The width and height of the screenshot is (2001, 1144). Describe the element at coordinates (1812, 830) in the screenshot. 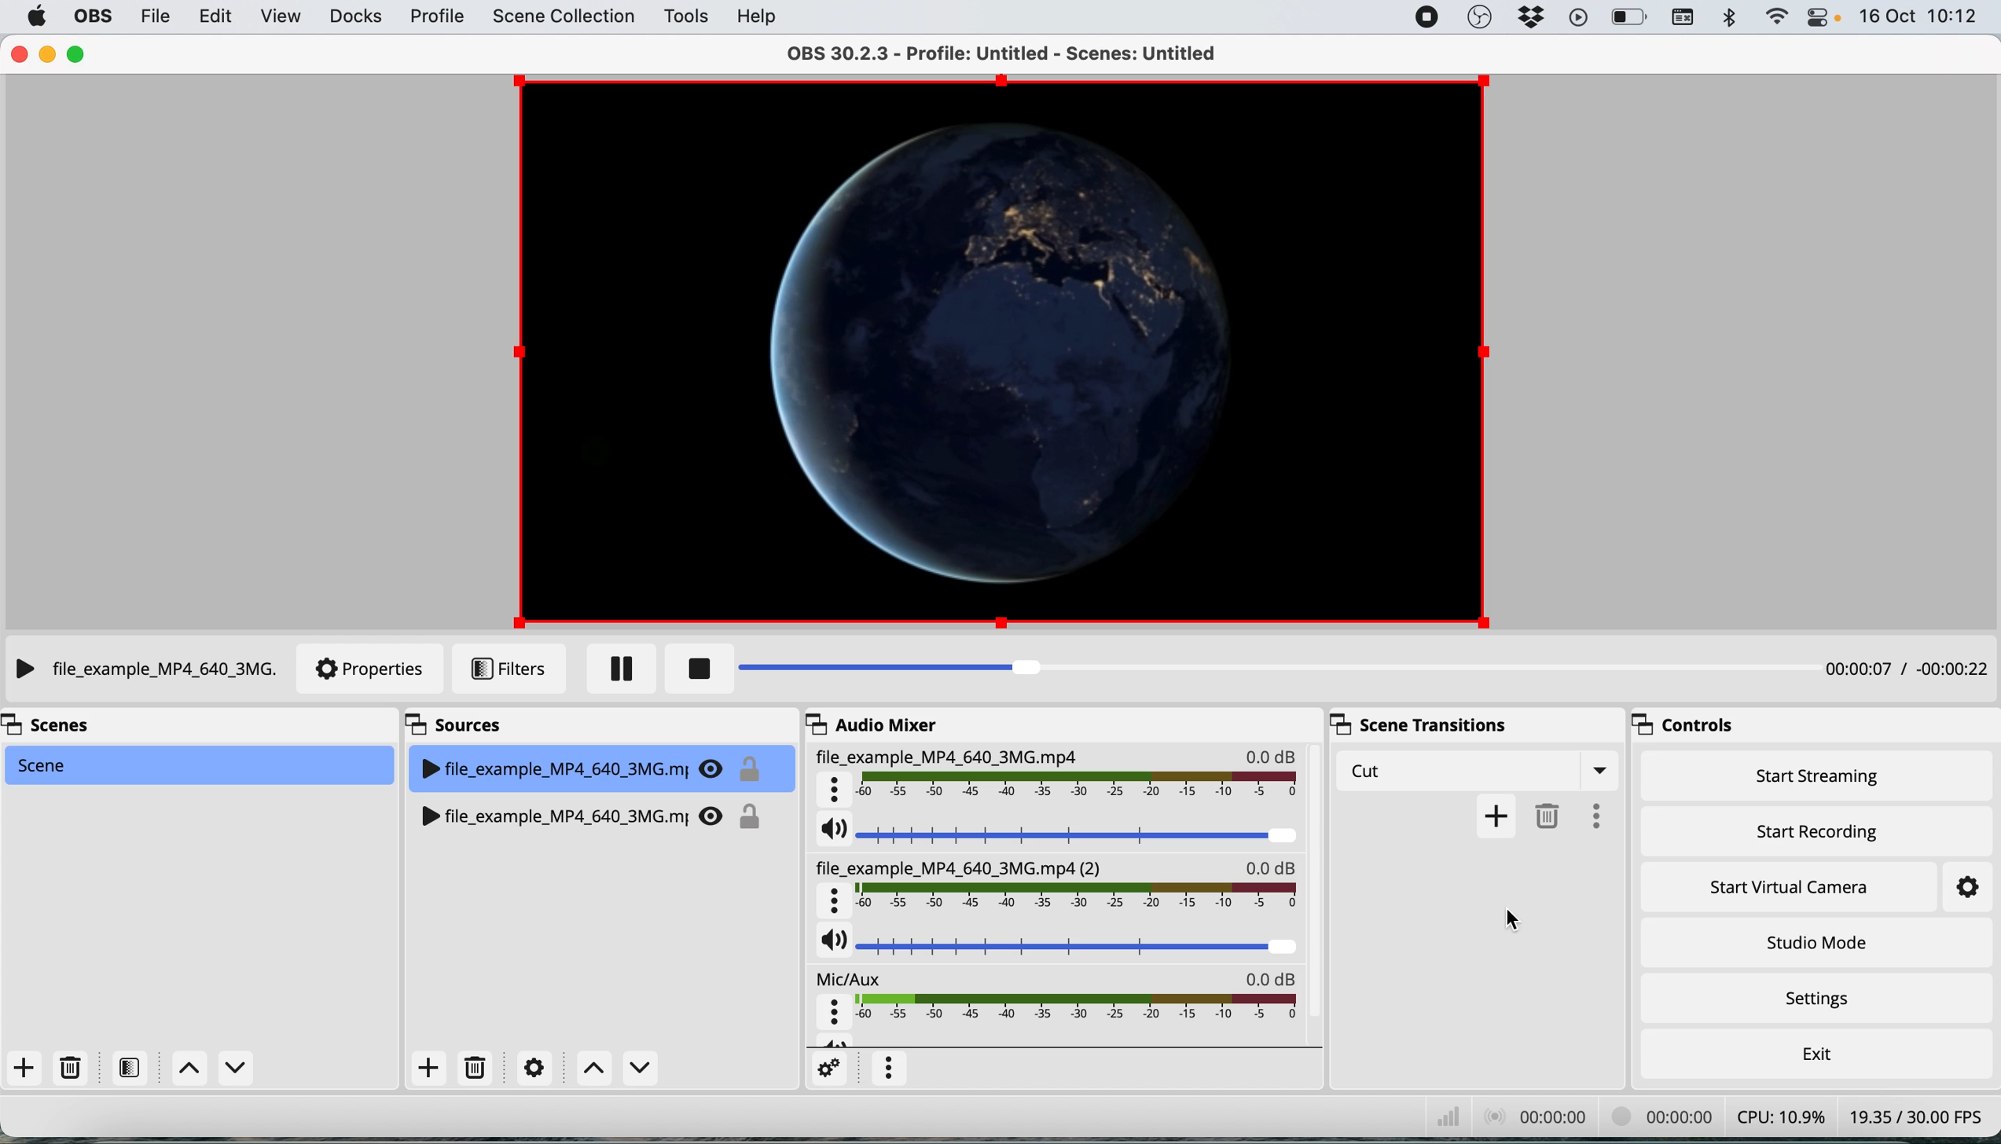

I see `start recording` at that location.